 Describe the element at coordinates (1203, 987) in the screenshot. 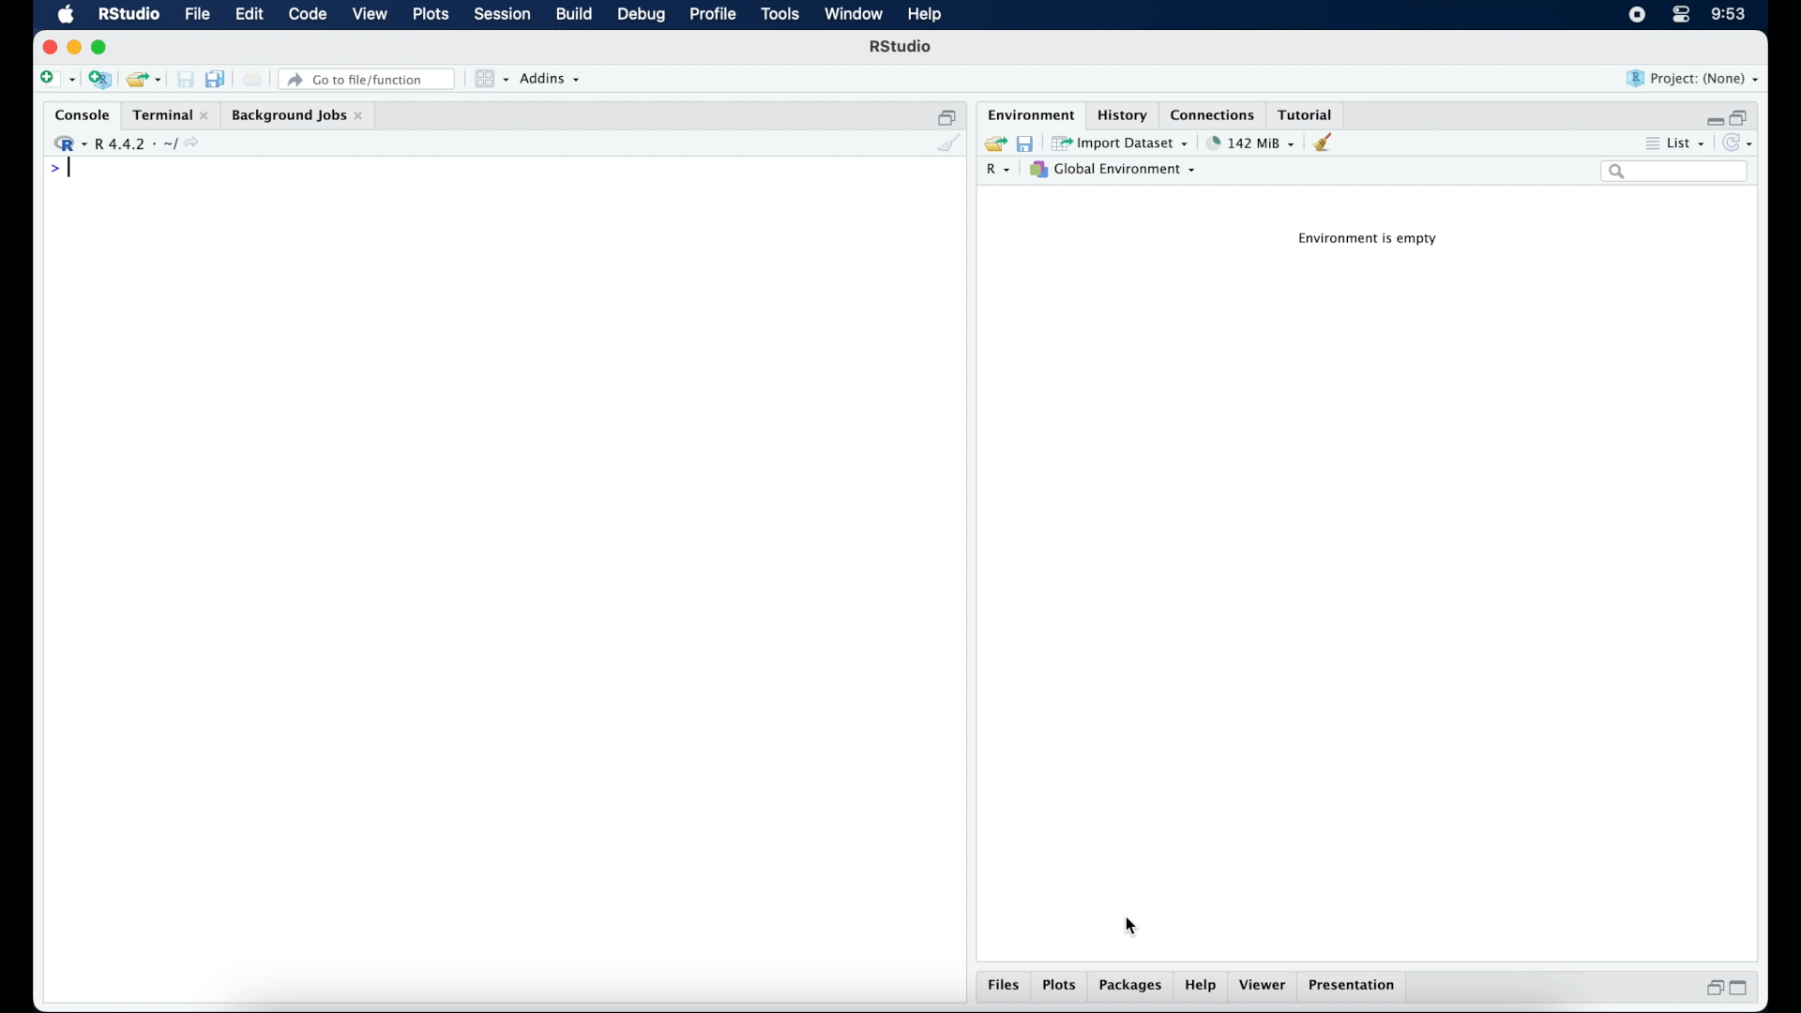

I see `help` at that location.